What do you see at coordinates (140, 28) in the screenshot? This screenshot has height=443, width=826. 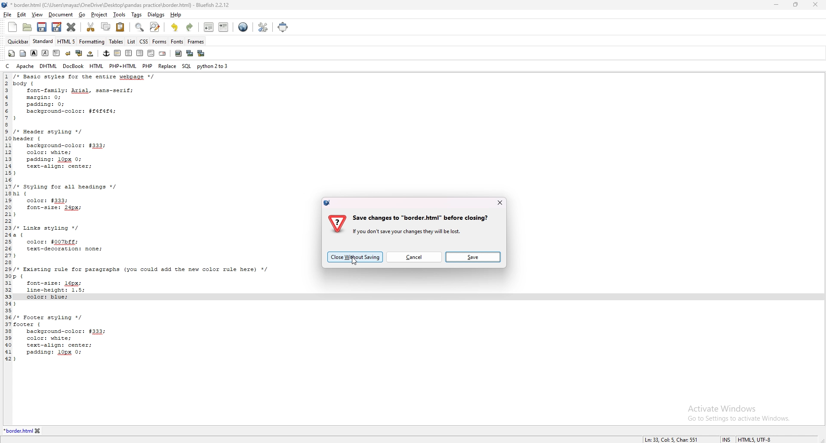 I see `find bar` at bounding box center [140, 28].